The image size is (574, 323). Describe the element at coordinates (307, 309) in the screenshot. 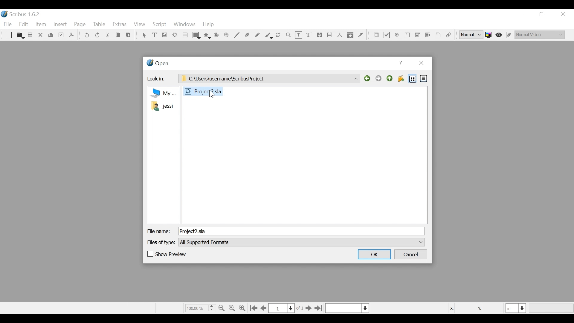

I see `Go to next Page` at that location.